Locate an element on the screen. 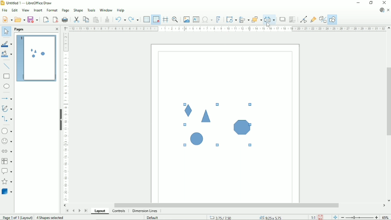  Paste is located at coordinates (96, 19).